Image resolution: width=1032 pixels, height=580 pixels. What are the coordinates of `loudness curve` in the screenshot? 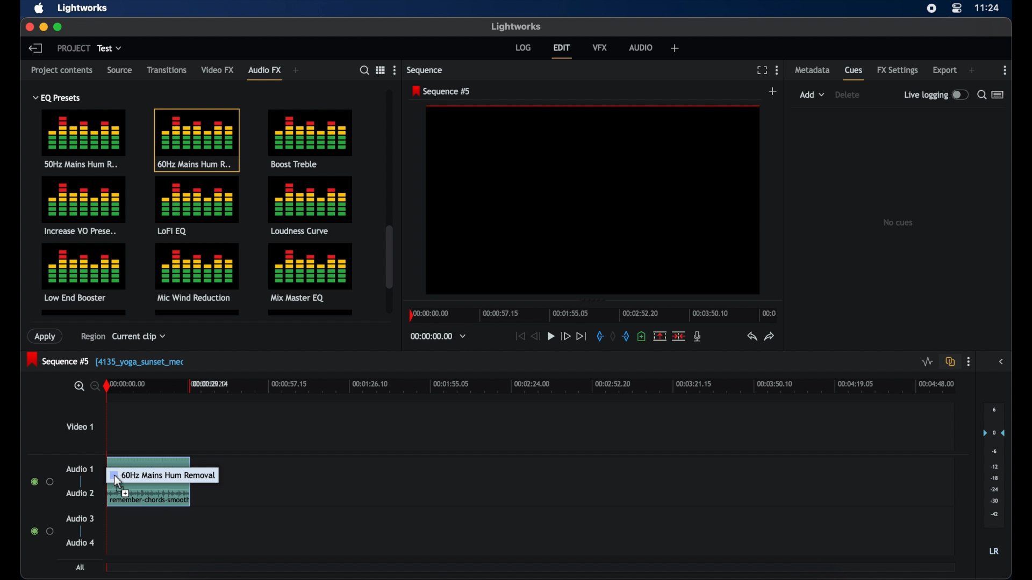 It's located at (311, 205).